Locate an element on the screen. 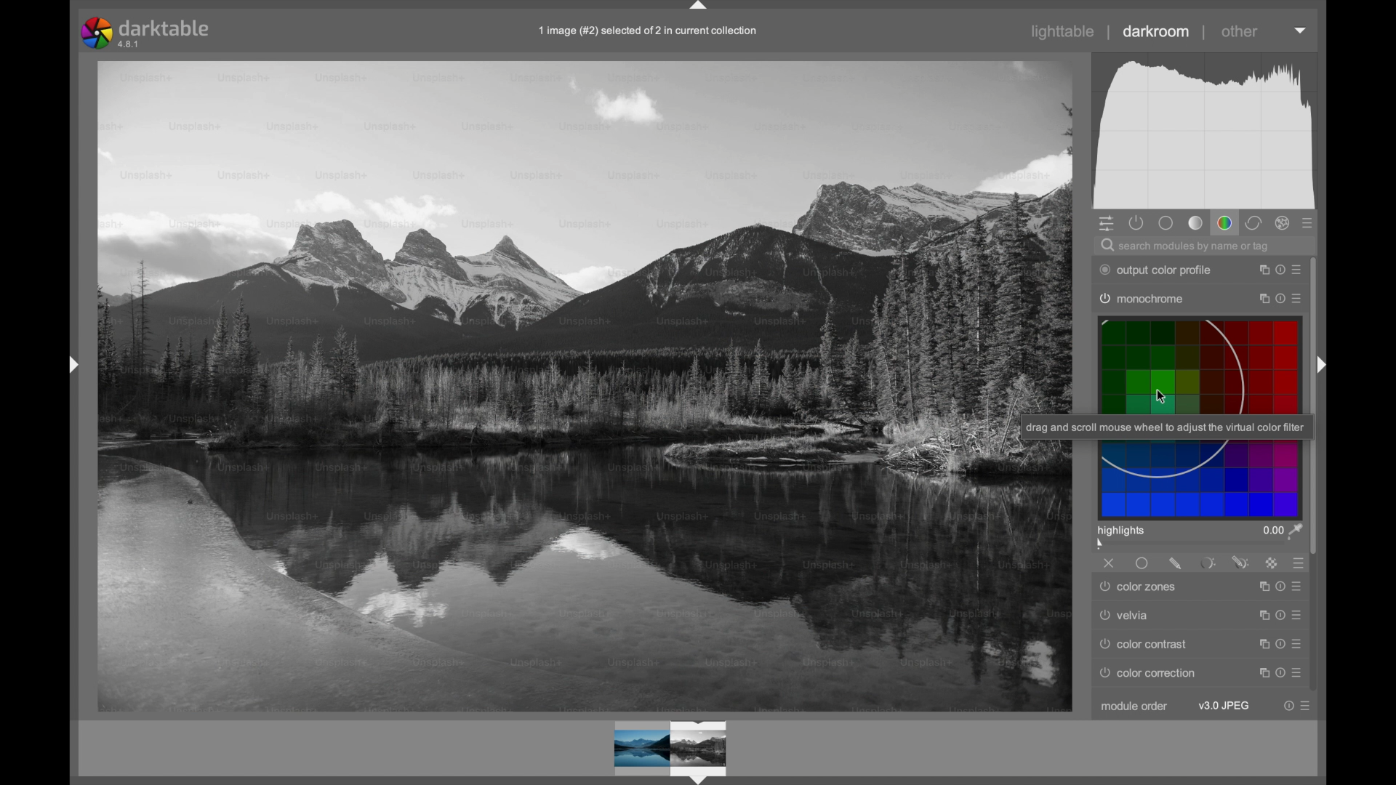 The height and width of the screenshot is (785, 1396). color is located at coordinates (1224, 223).